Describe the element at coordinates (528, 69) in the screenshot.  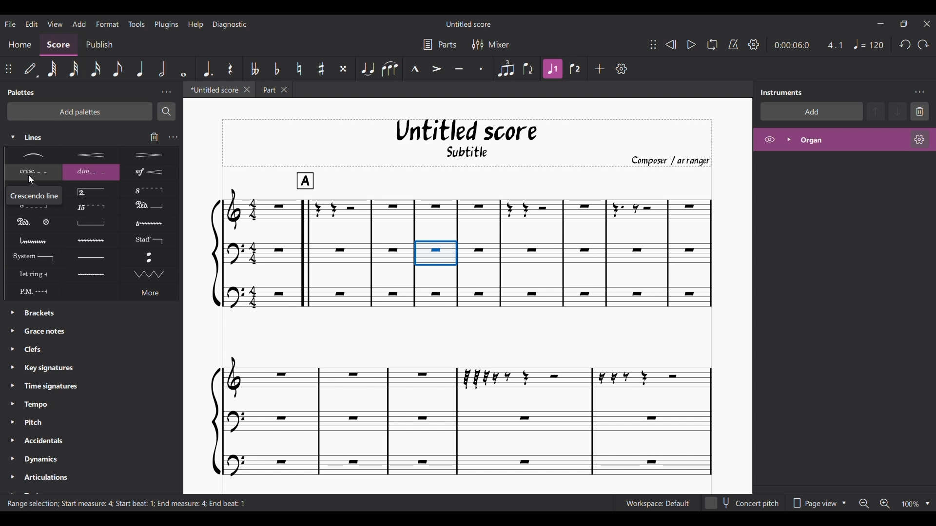
I see `Flip direction` at that location.